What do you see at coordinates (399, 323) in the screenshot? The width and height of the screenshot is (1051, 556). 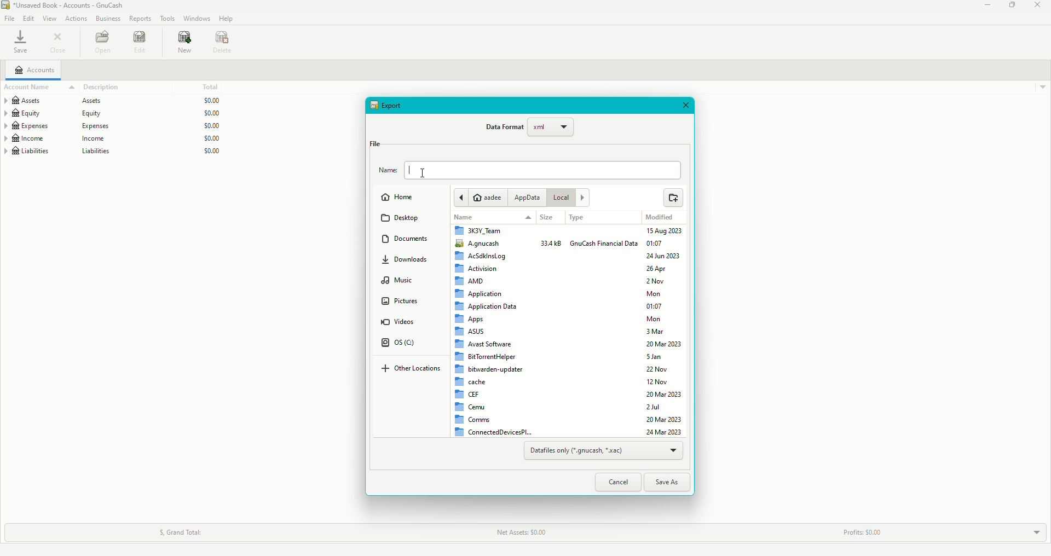 I see `Videos` at bounding box center [399, 323].